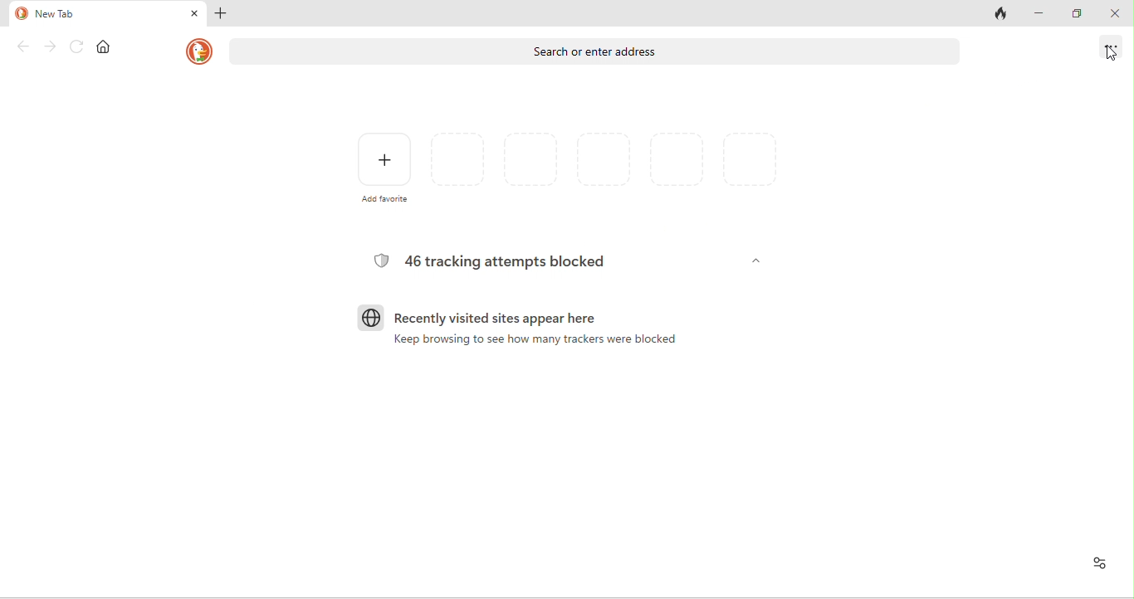 The height and width of the screenshot is (599, 1134). Describe the element at coordinates (493, 261) in the screenshot. I see `46 tracking attempts blocked` at that location.